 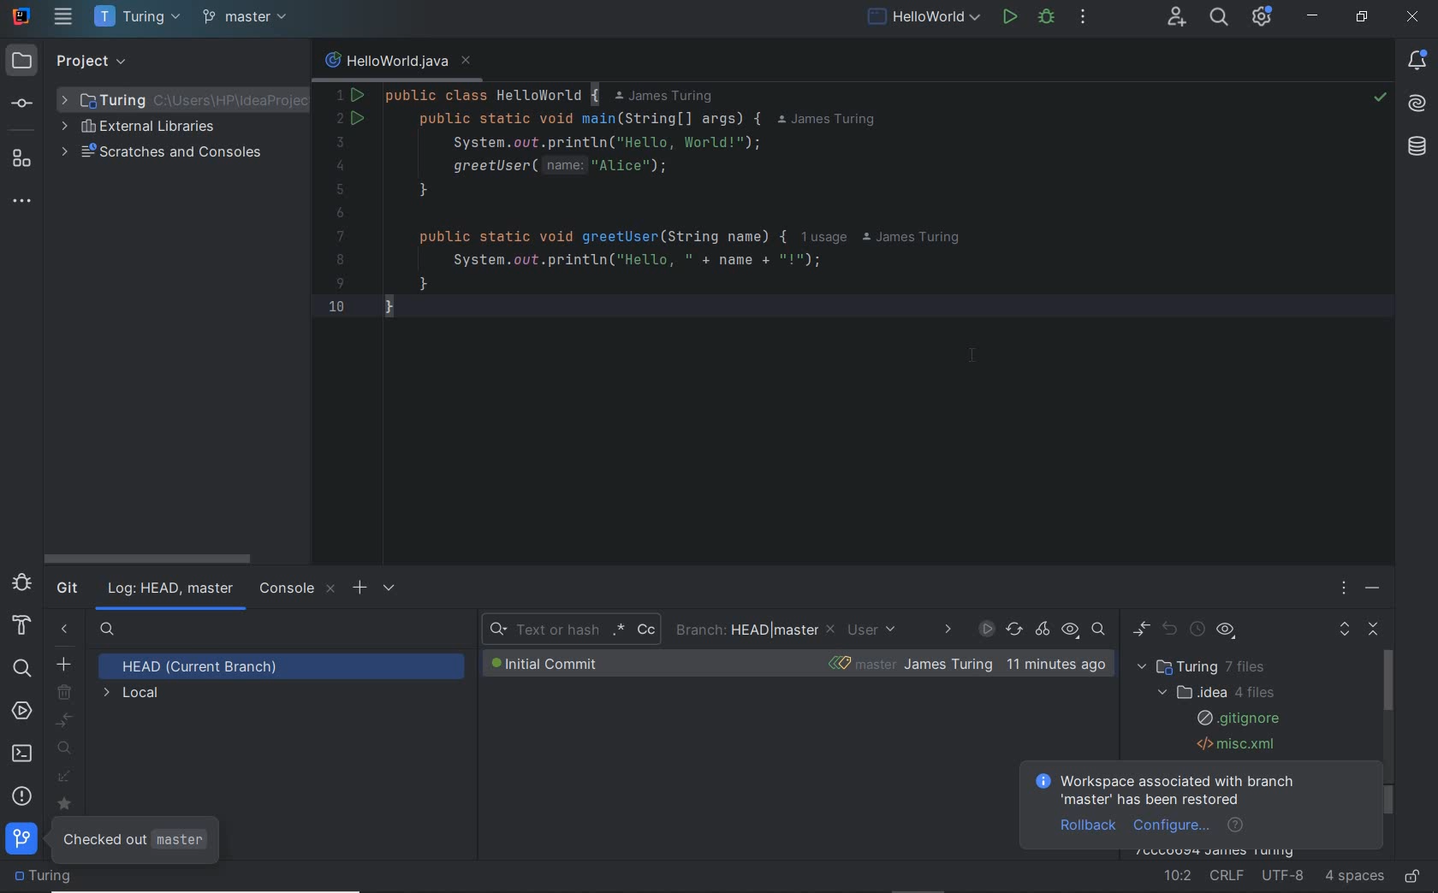 I want to click on AI Assistant, so click(x=1417, y=102).